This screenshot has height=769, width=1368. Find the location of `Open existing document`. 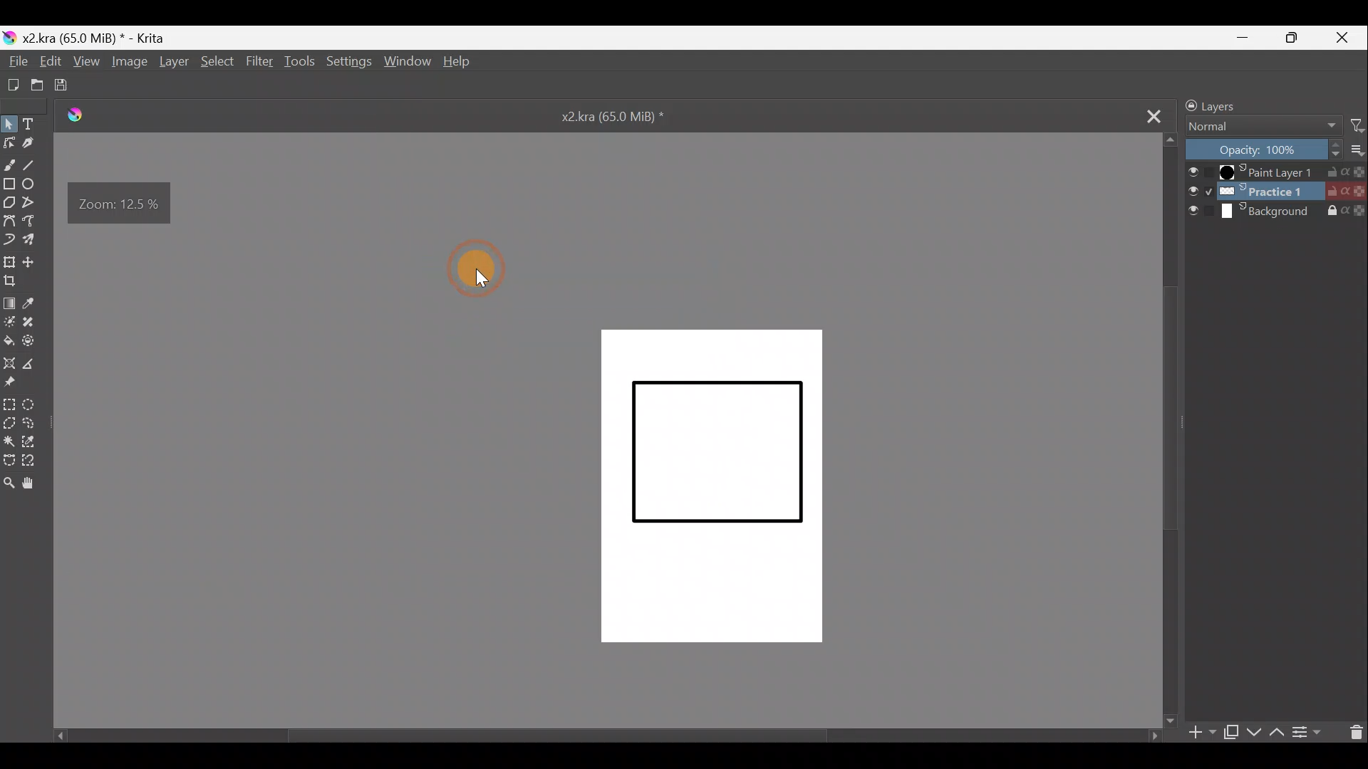

Open existing document is located at coordinates (40, 80).